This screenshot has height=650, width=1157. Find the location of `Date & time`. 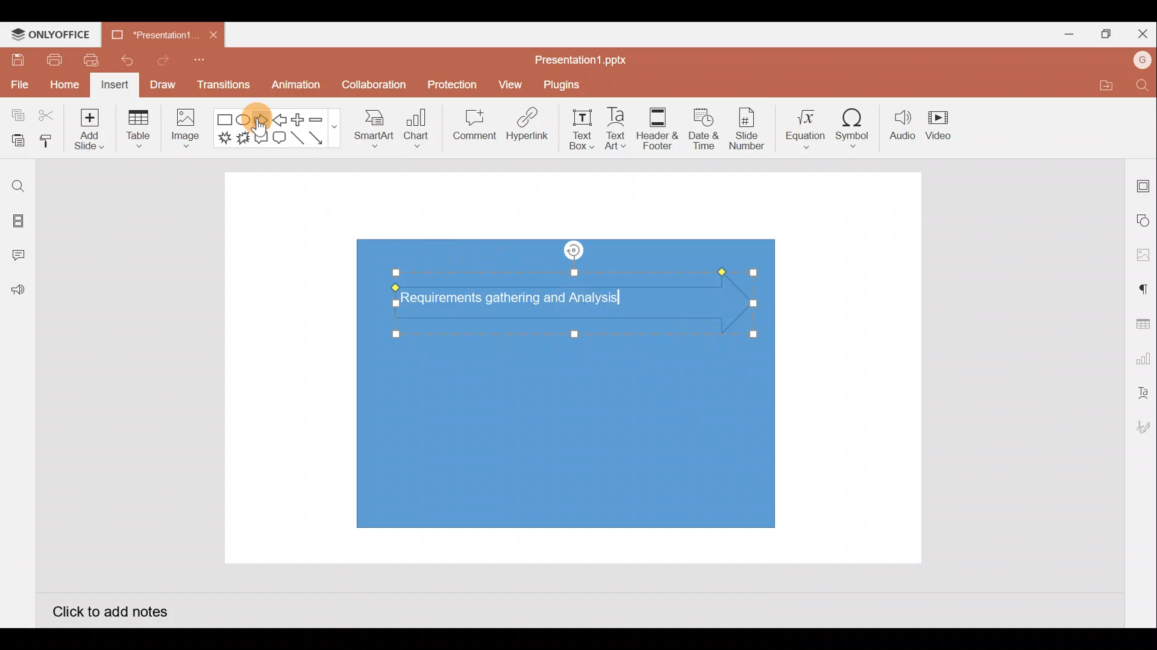

Date & time is located at coordinates (704, 129).